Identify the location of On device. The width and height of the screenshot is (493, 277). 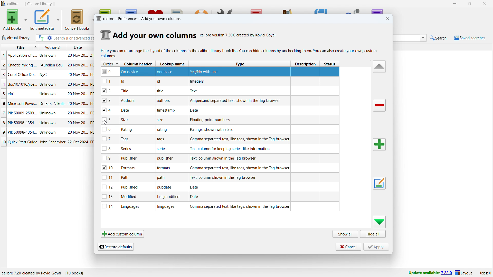
(132, 72).